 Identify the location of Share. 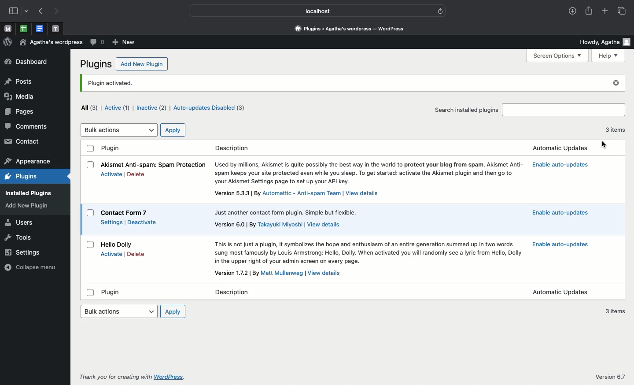
(590, 11).